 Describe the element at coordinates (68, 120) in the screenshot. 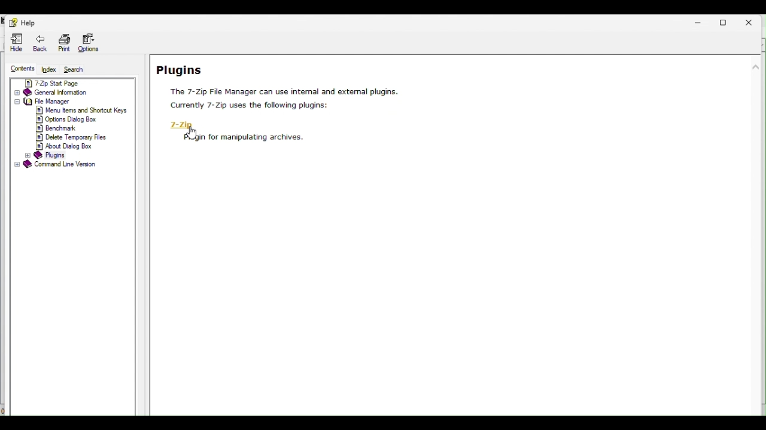

I see `options` at that location.